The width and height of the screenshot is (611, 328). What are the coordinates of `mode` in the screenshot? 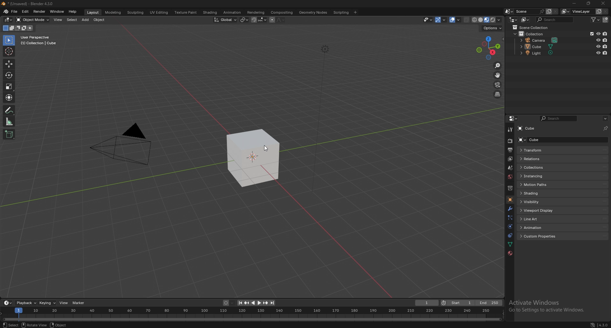 It's located at (18, 28).